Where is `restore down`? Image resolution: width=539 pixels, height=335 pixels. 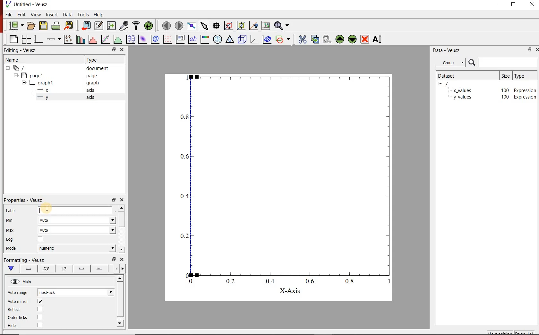 restore down is located at coordinates (513, 5).